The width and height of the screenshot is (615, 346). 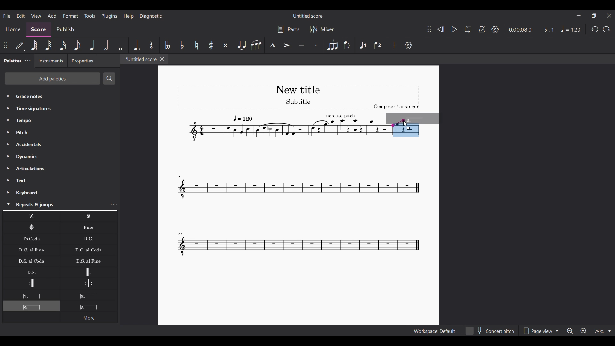 What do you see at coordinates (316, 45) in the screenshot?
I see `Staccato` at bounding box center [316, 45].